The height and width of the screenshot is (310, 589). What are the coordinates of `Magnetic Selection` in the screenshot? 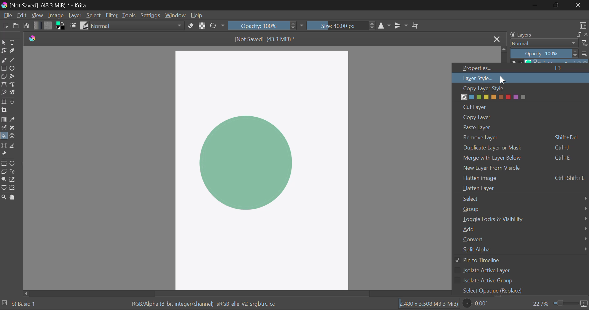 It's located at (13, 187).